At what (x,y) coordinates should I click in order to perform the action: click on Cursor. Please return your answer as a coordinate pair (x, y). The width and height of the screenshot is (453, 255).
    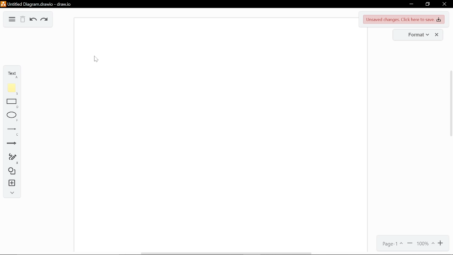
    Looking at the image, I should click on (96, 59).